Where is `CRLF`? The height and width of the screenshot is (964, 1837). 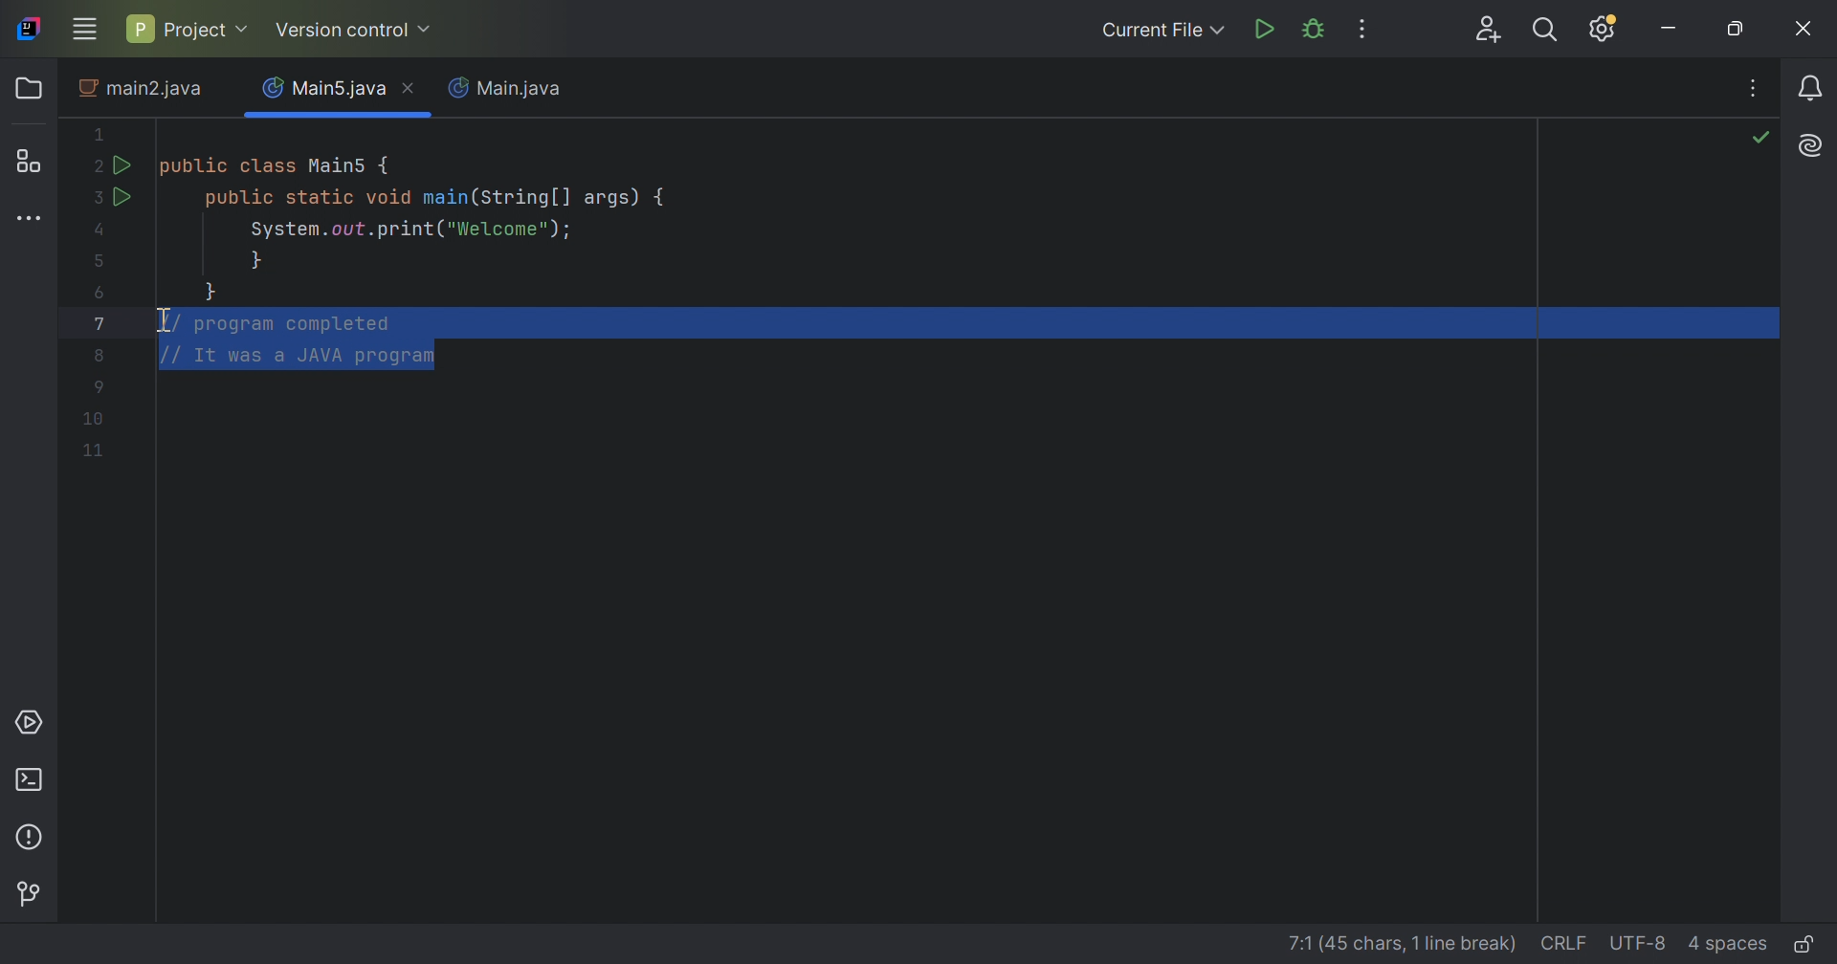 CRLF is located at coordinates (1560, 944).